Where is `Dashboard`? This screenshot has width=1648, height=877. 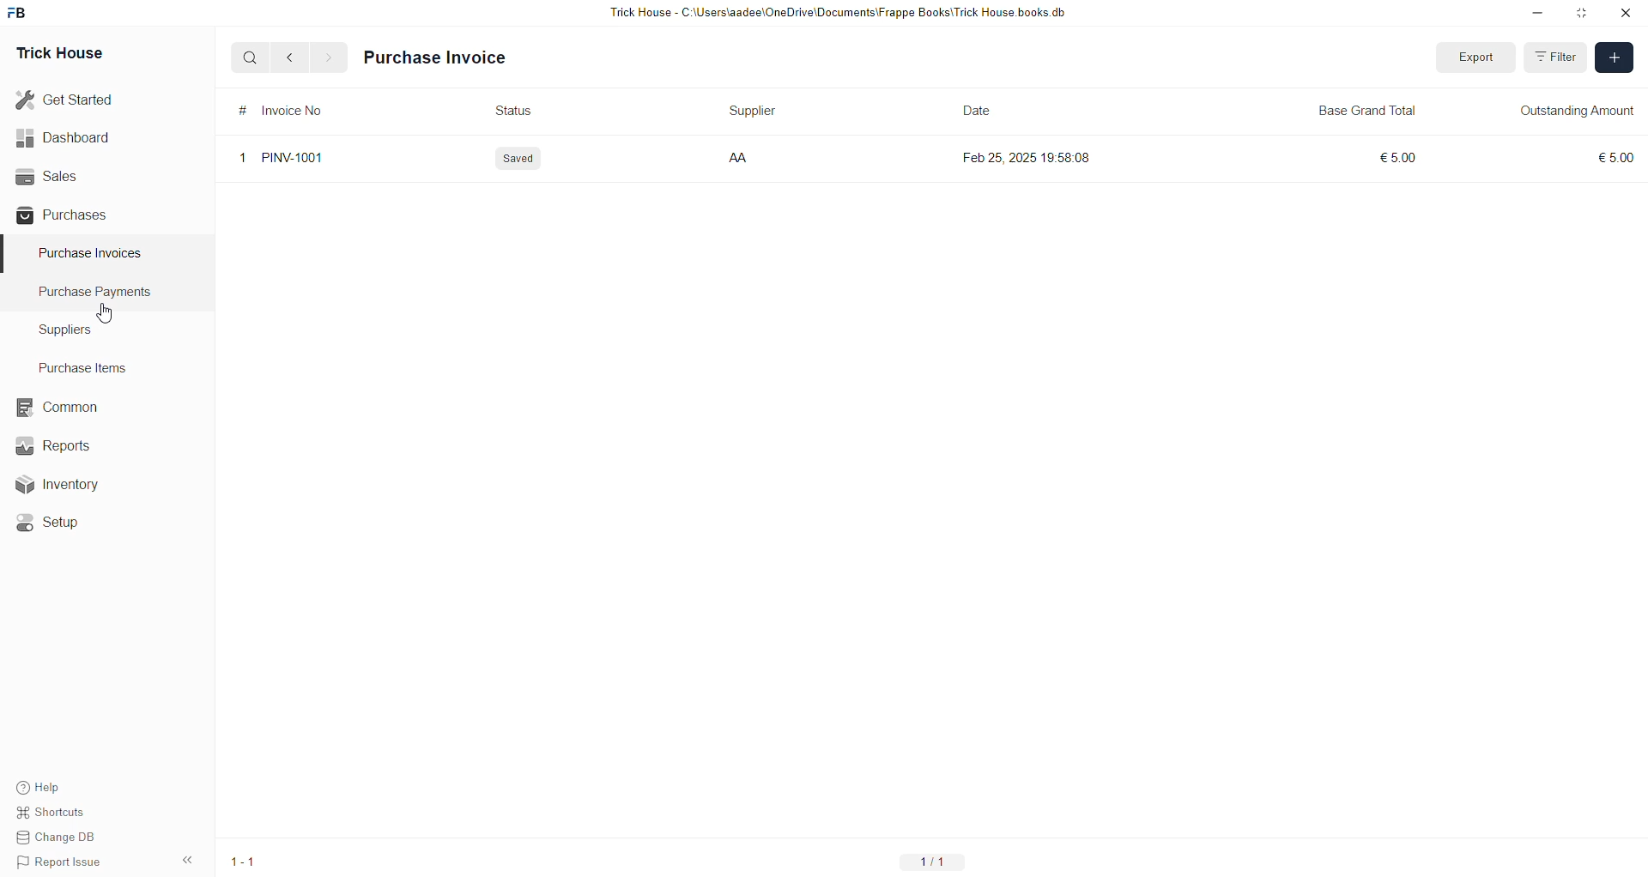
Dashboard is located at coordinates (66, 137).